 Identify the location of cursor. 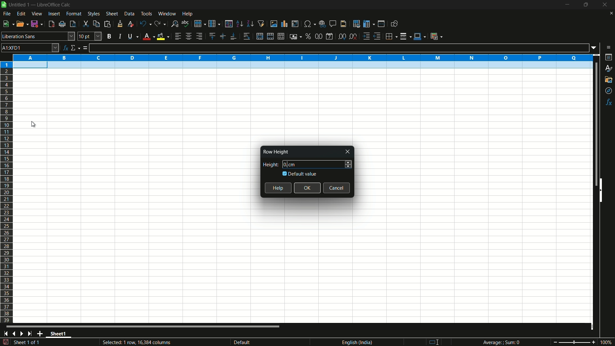
(36, 125).